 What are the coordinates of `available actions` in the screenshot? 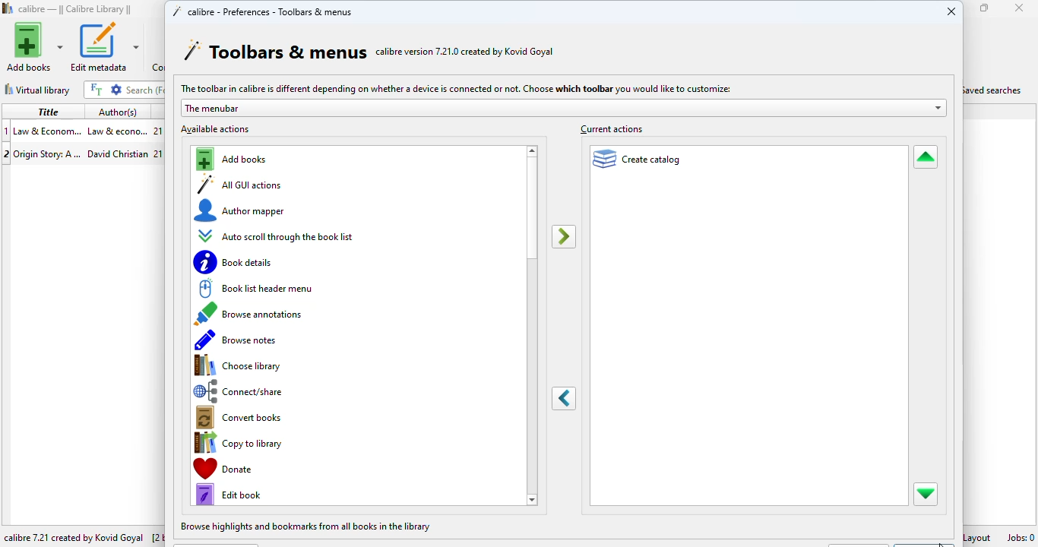 It's located at (216, 129).